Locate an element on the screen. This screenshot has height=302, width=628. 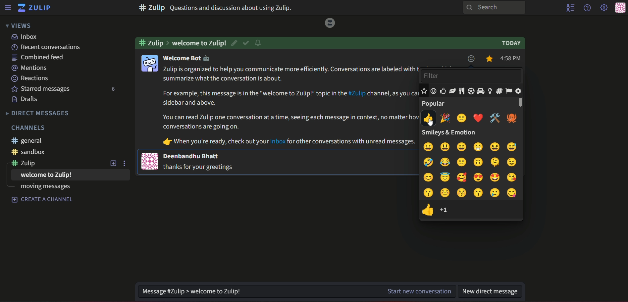
#Zulip is located at coordinates (154, 42).